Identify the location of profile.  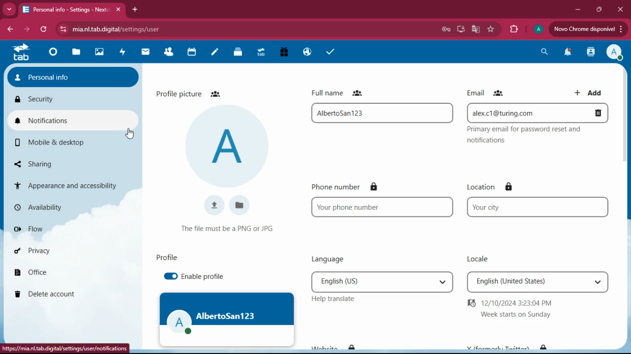
(538, 30).